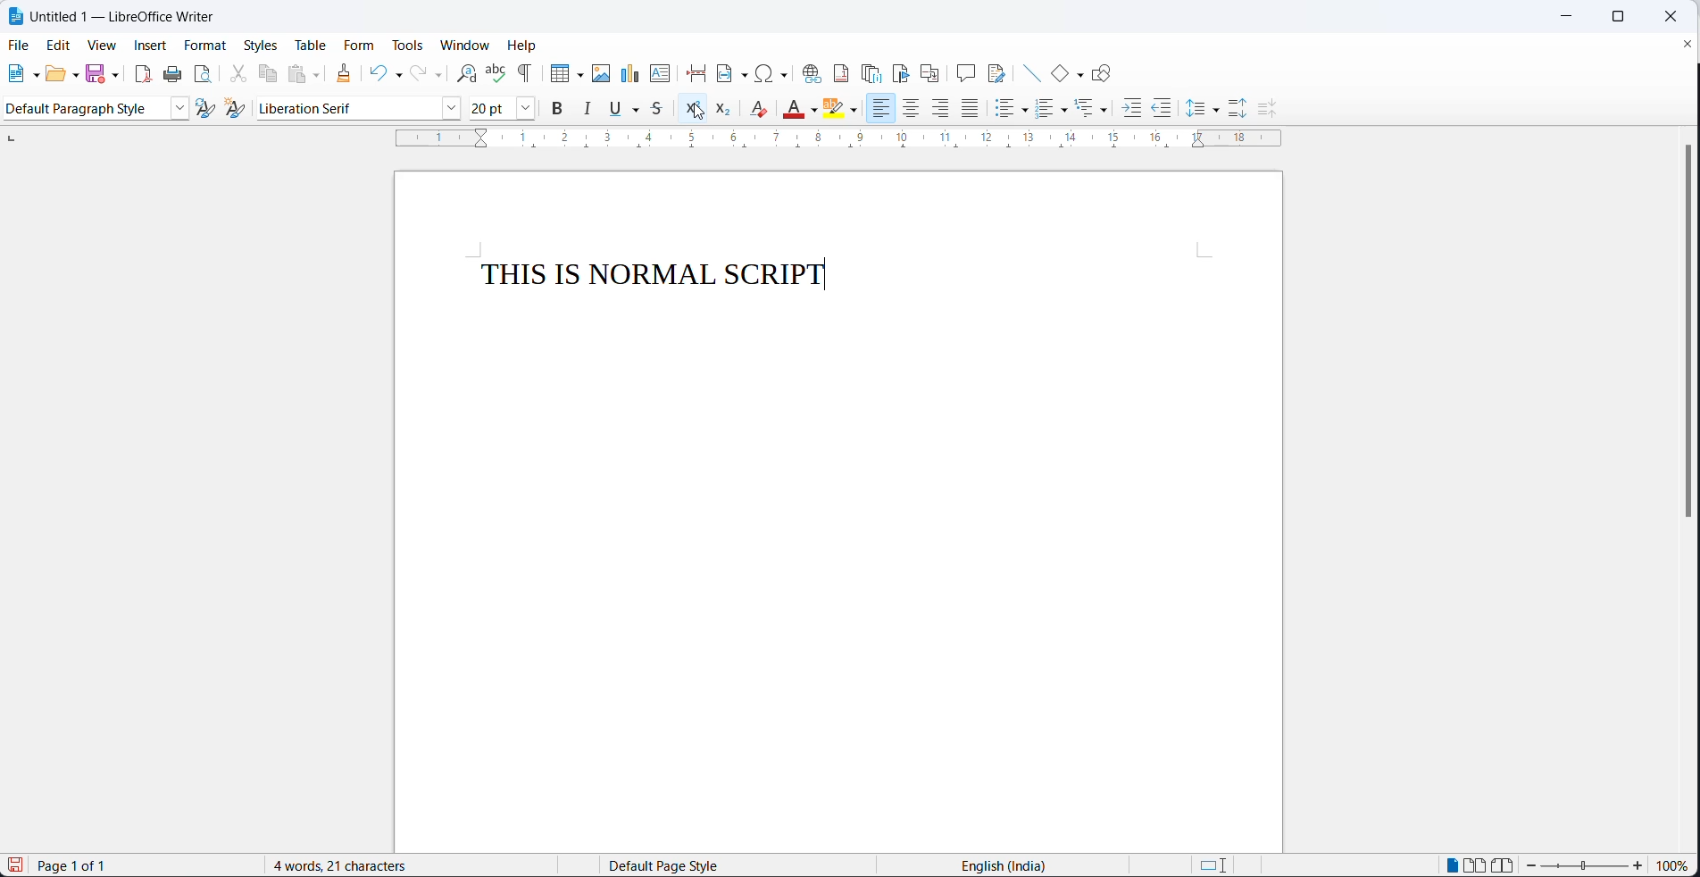 The image size is (1700, 877). I want to click on toggle ordered list options, so click(1065, 110).